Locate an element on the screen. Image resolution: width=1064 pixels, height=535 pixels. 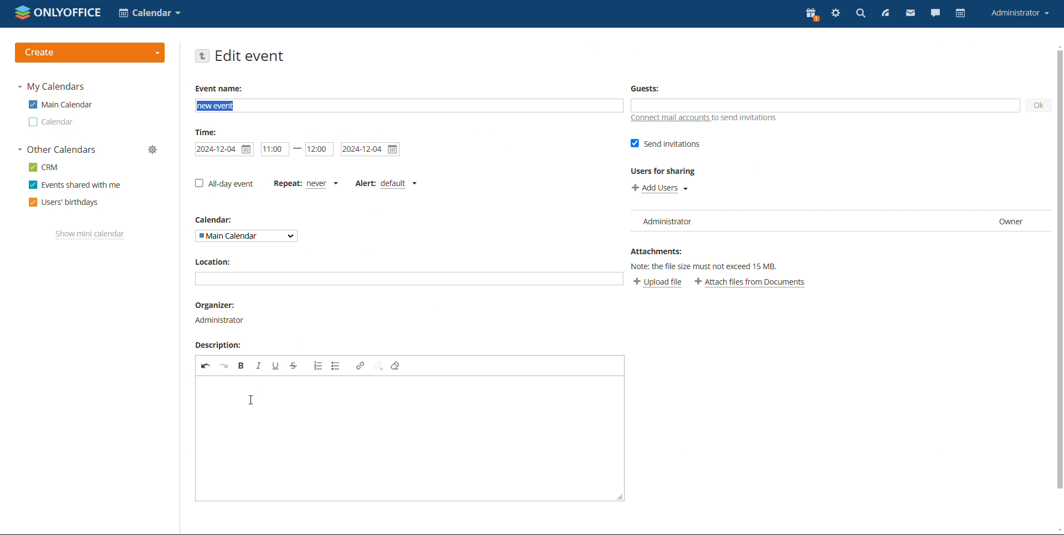
default  is located at coordinates (397, 182).